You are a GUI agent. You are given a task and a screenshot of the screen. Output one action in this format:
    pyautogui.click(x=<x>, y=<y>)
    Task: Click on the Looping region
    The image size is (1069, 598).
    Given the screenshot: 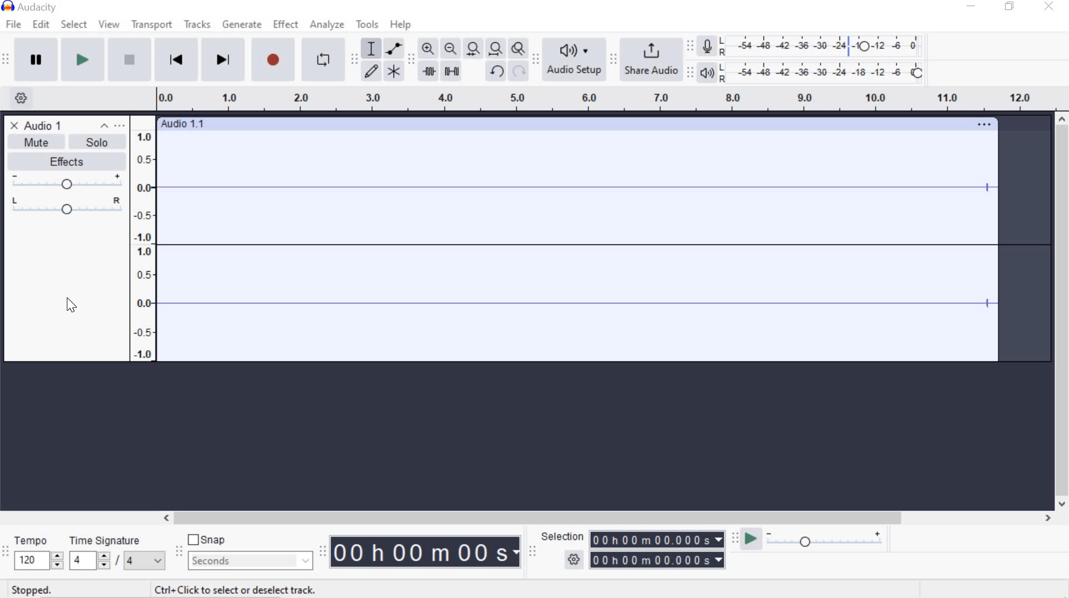 What is the action you would take?
    pyautogui.click(x=610, y=99)
    